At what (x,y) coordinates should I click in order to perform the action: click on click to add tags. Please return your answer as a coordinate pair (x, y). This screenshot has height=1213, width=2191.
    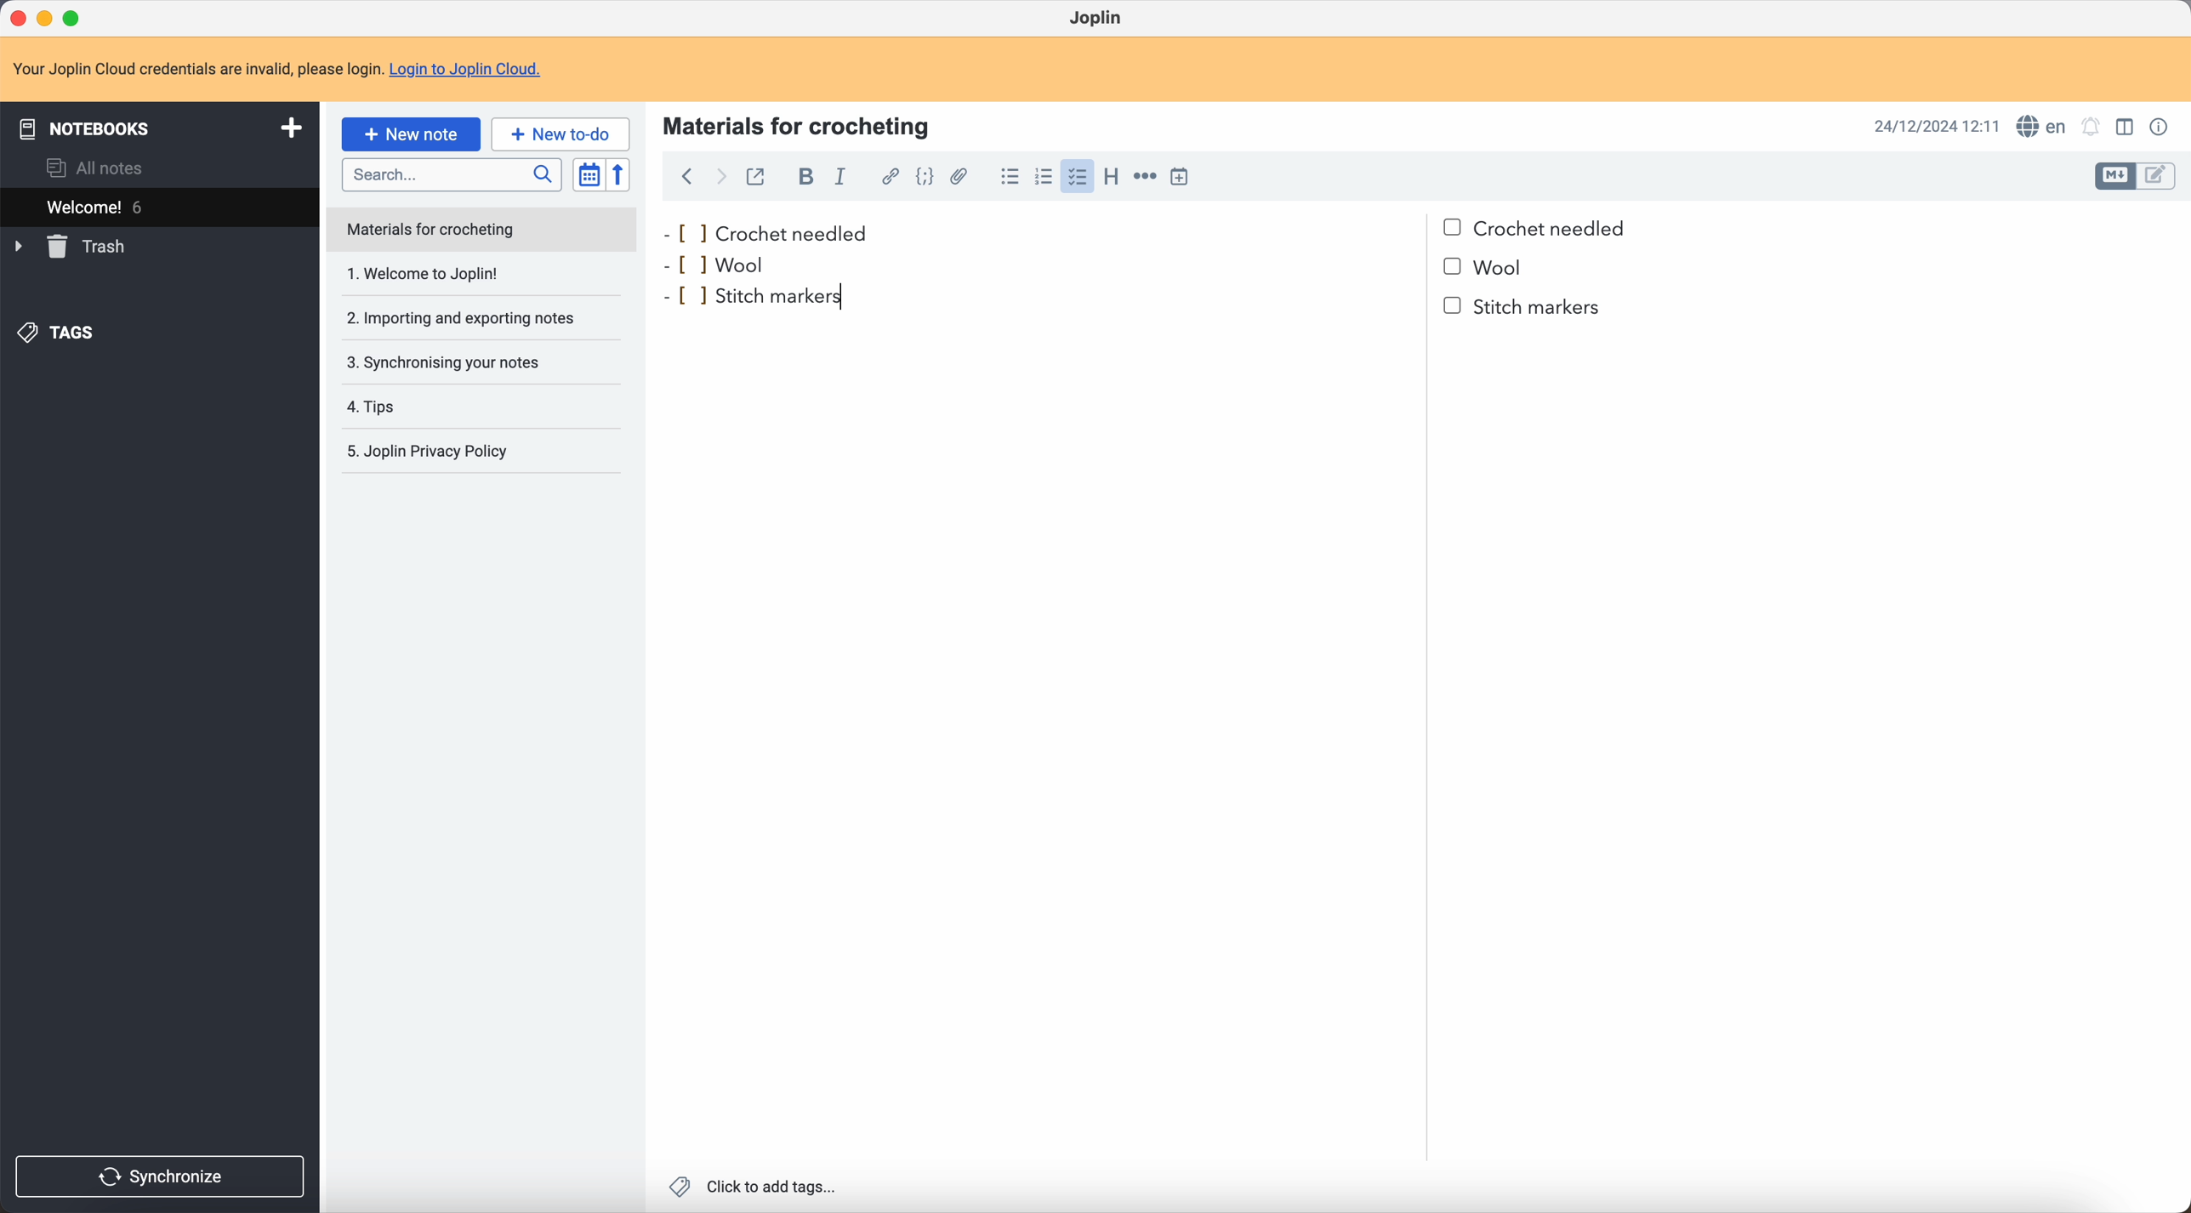
    Looking at the image, I should click on (756, 1187).